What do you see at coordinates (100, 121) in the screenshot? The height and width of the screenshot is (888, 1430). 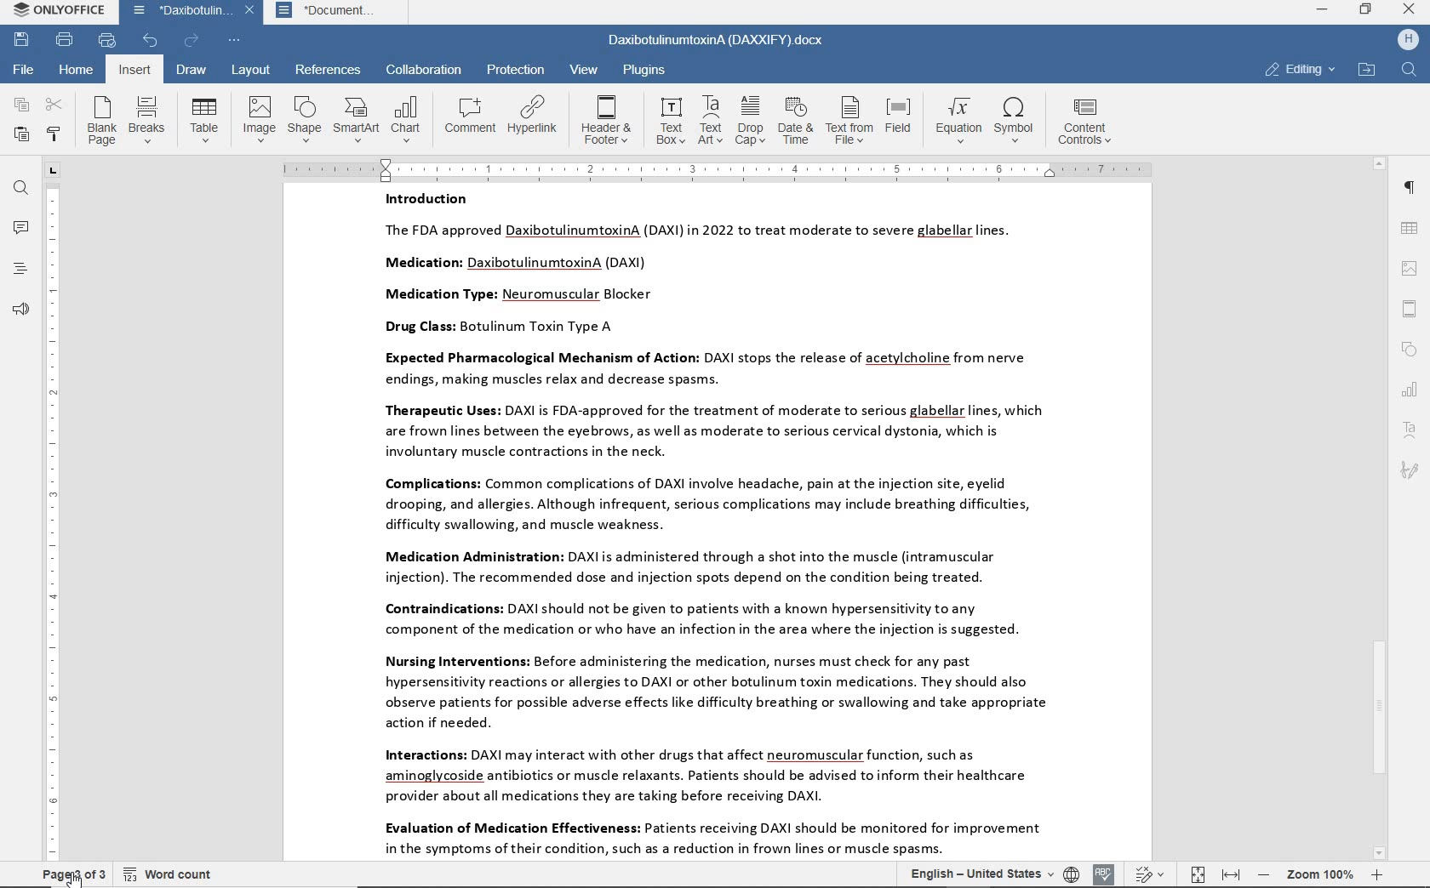 I see `blank page` at bounding box center [100, 121].